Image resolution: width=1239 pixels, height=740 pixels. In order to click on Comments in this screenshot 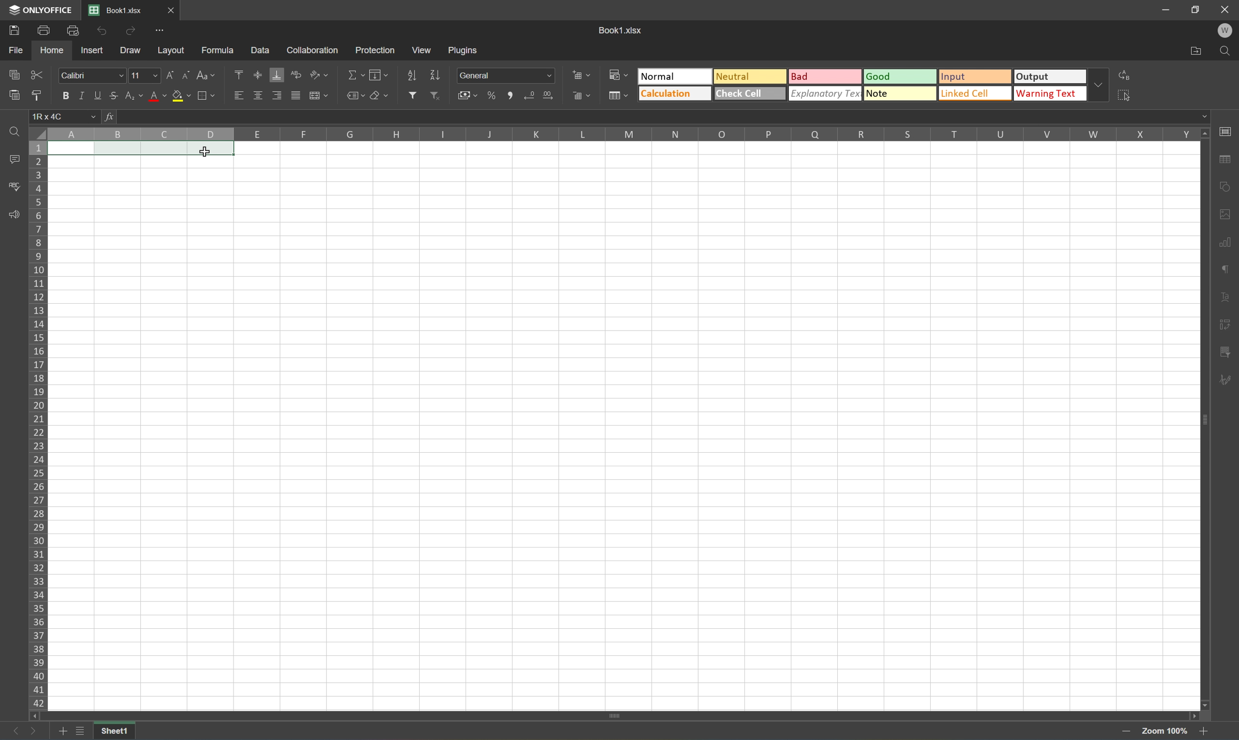, I will do `click(14, 159)`.